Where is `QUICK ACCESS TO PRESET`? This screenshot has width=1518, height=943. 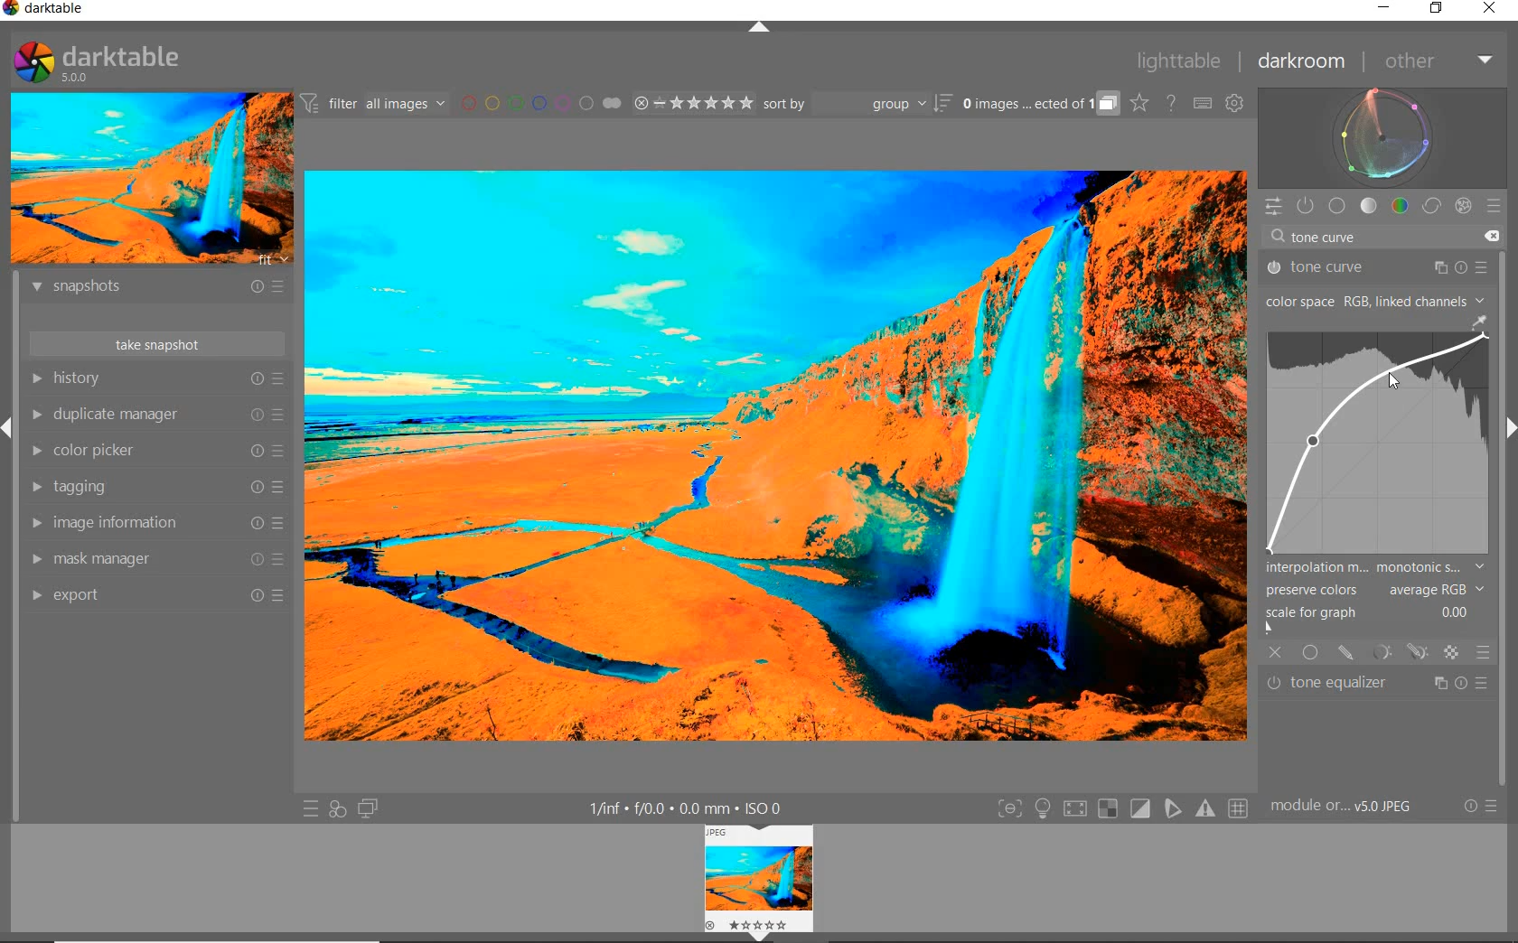 QUICK ACCESS TO PRESET is located at coordinates (310, 808).